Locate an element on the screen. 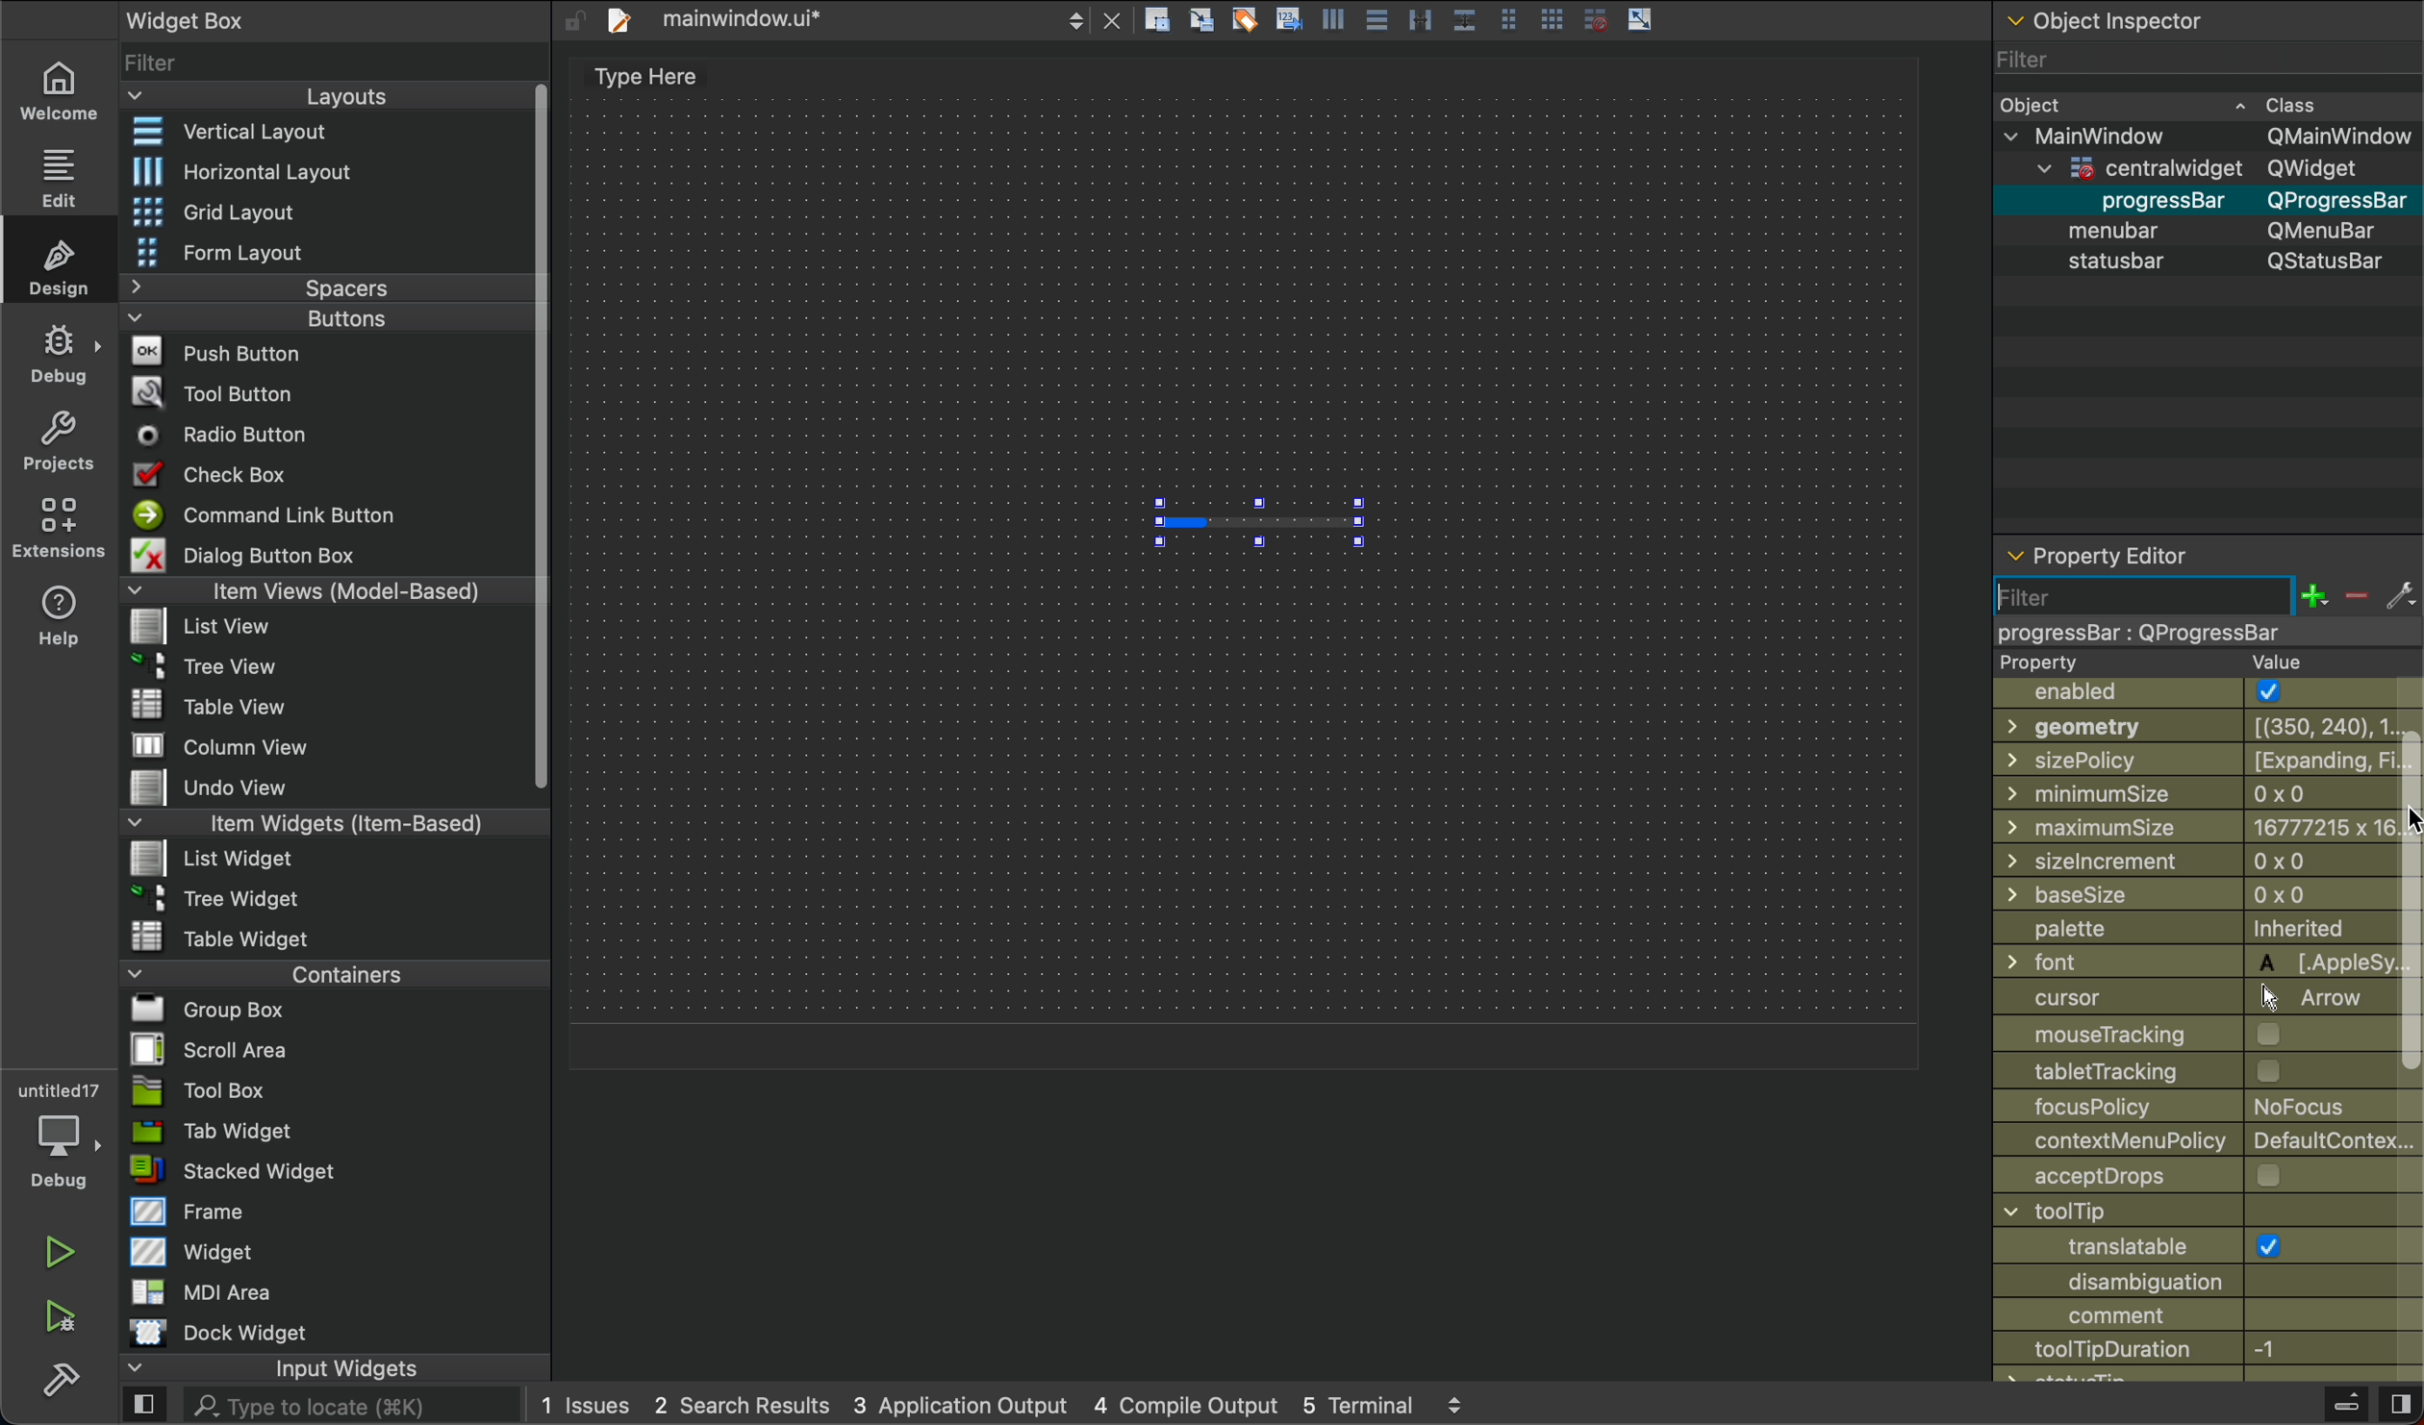  extension is located at coordinates (60, 526).